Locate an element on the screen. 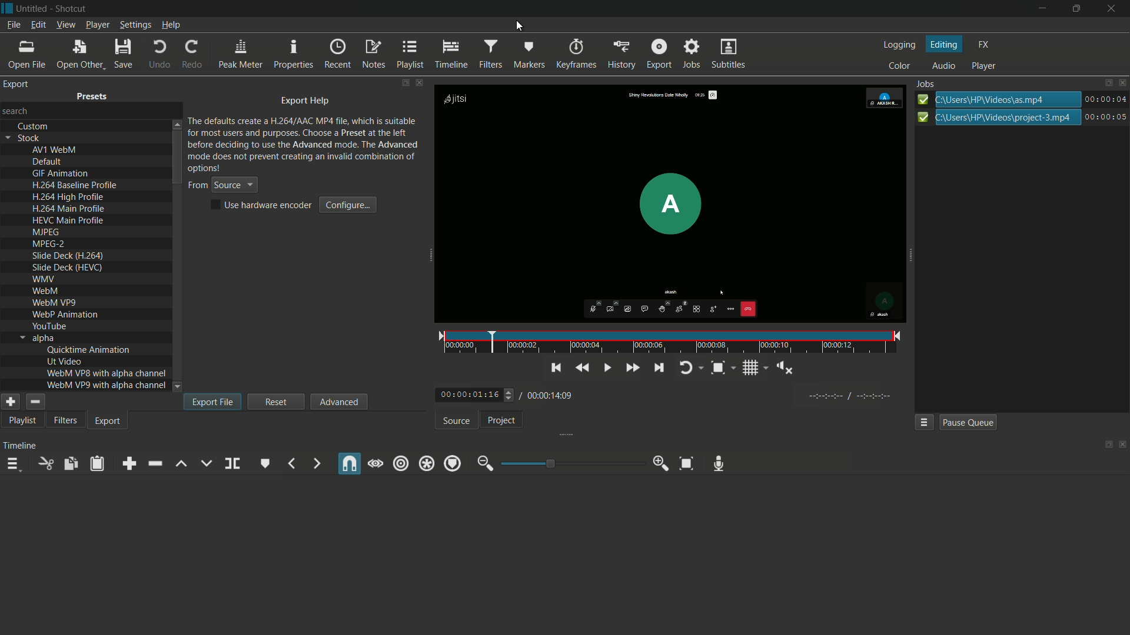 This screenshot has height=635, width=1130. advanced is located at coordinates (340, 401).